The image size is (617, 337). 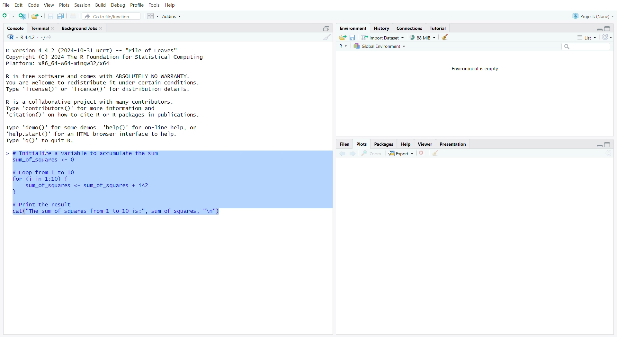 What do you see at coordinates (38, 17) in the screenshot?
I see `open an existing file` at bounding box center [38, 17].